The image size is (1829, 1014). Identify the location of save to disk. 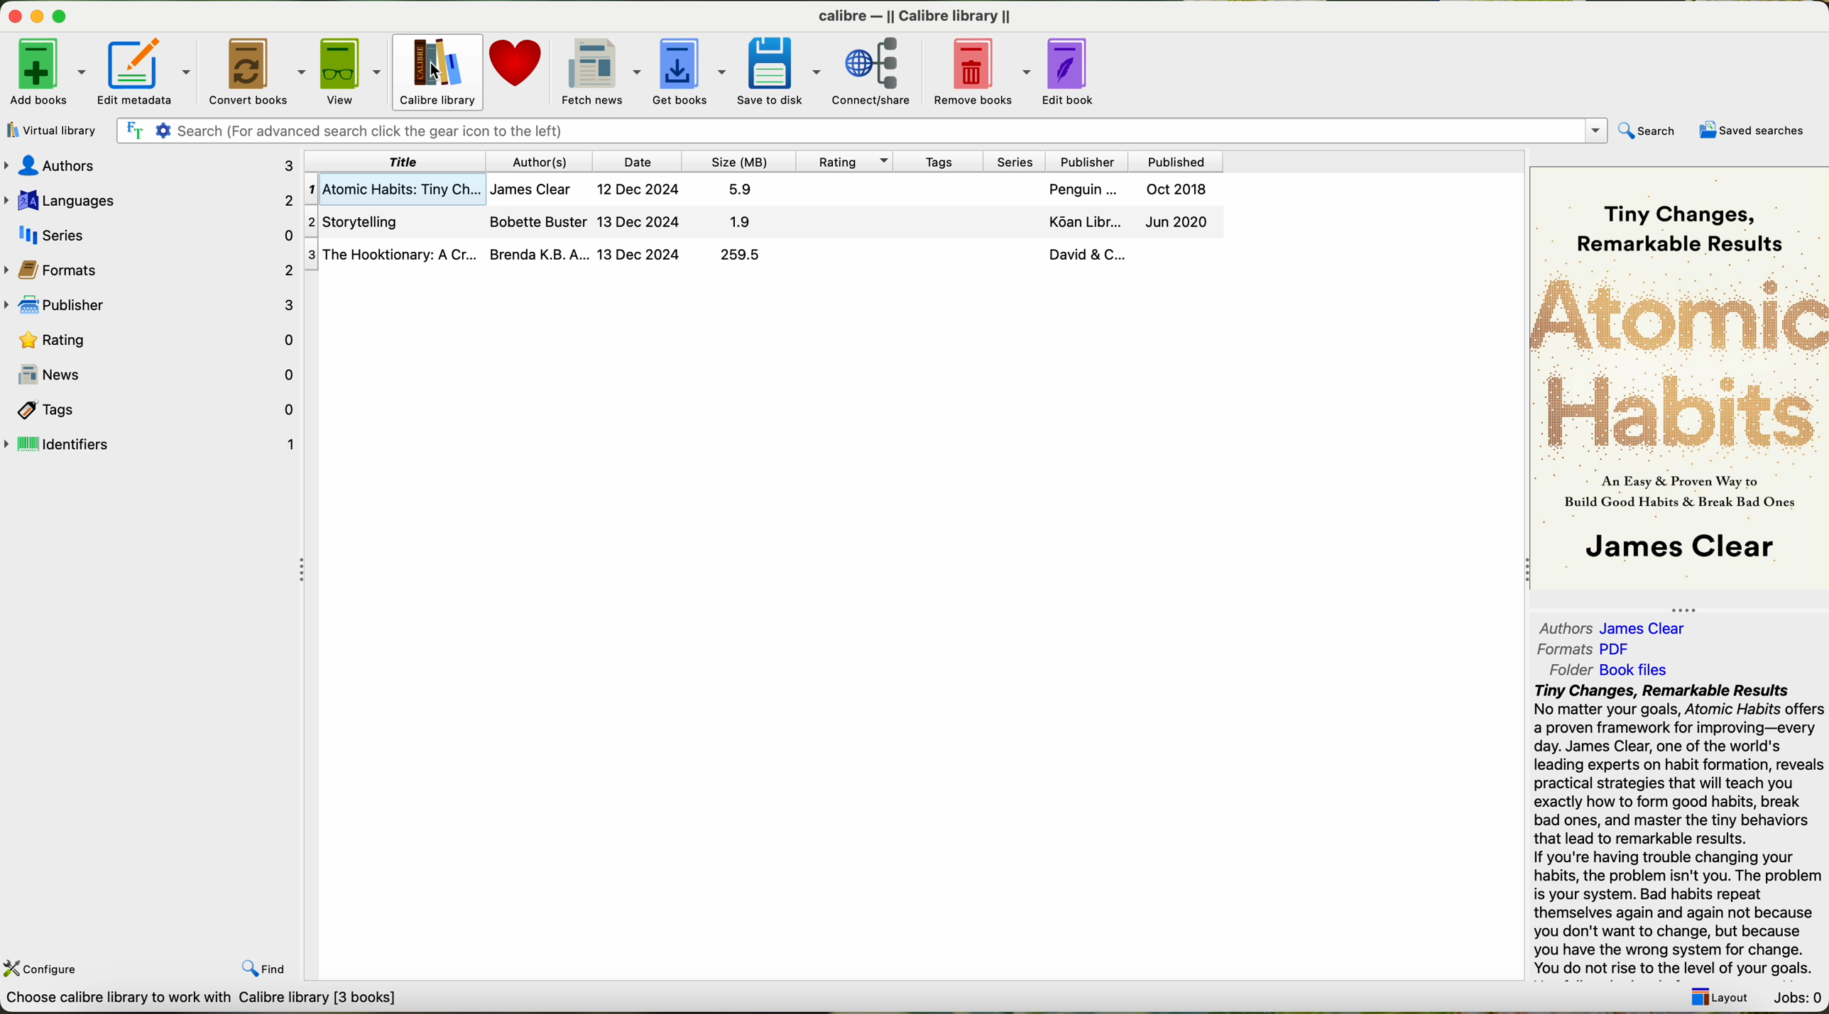
(780, 70).